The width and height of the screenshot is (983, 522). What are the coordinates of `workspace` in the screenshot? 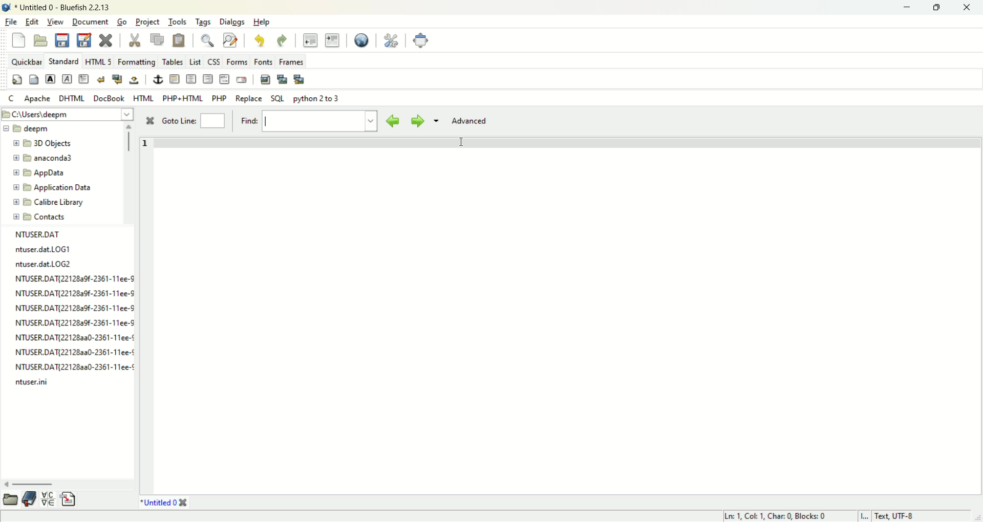 It's located at (566, 314).